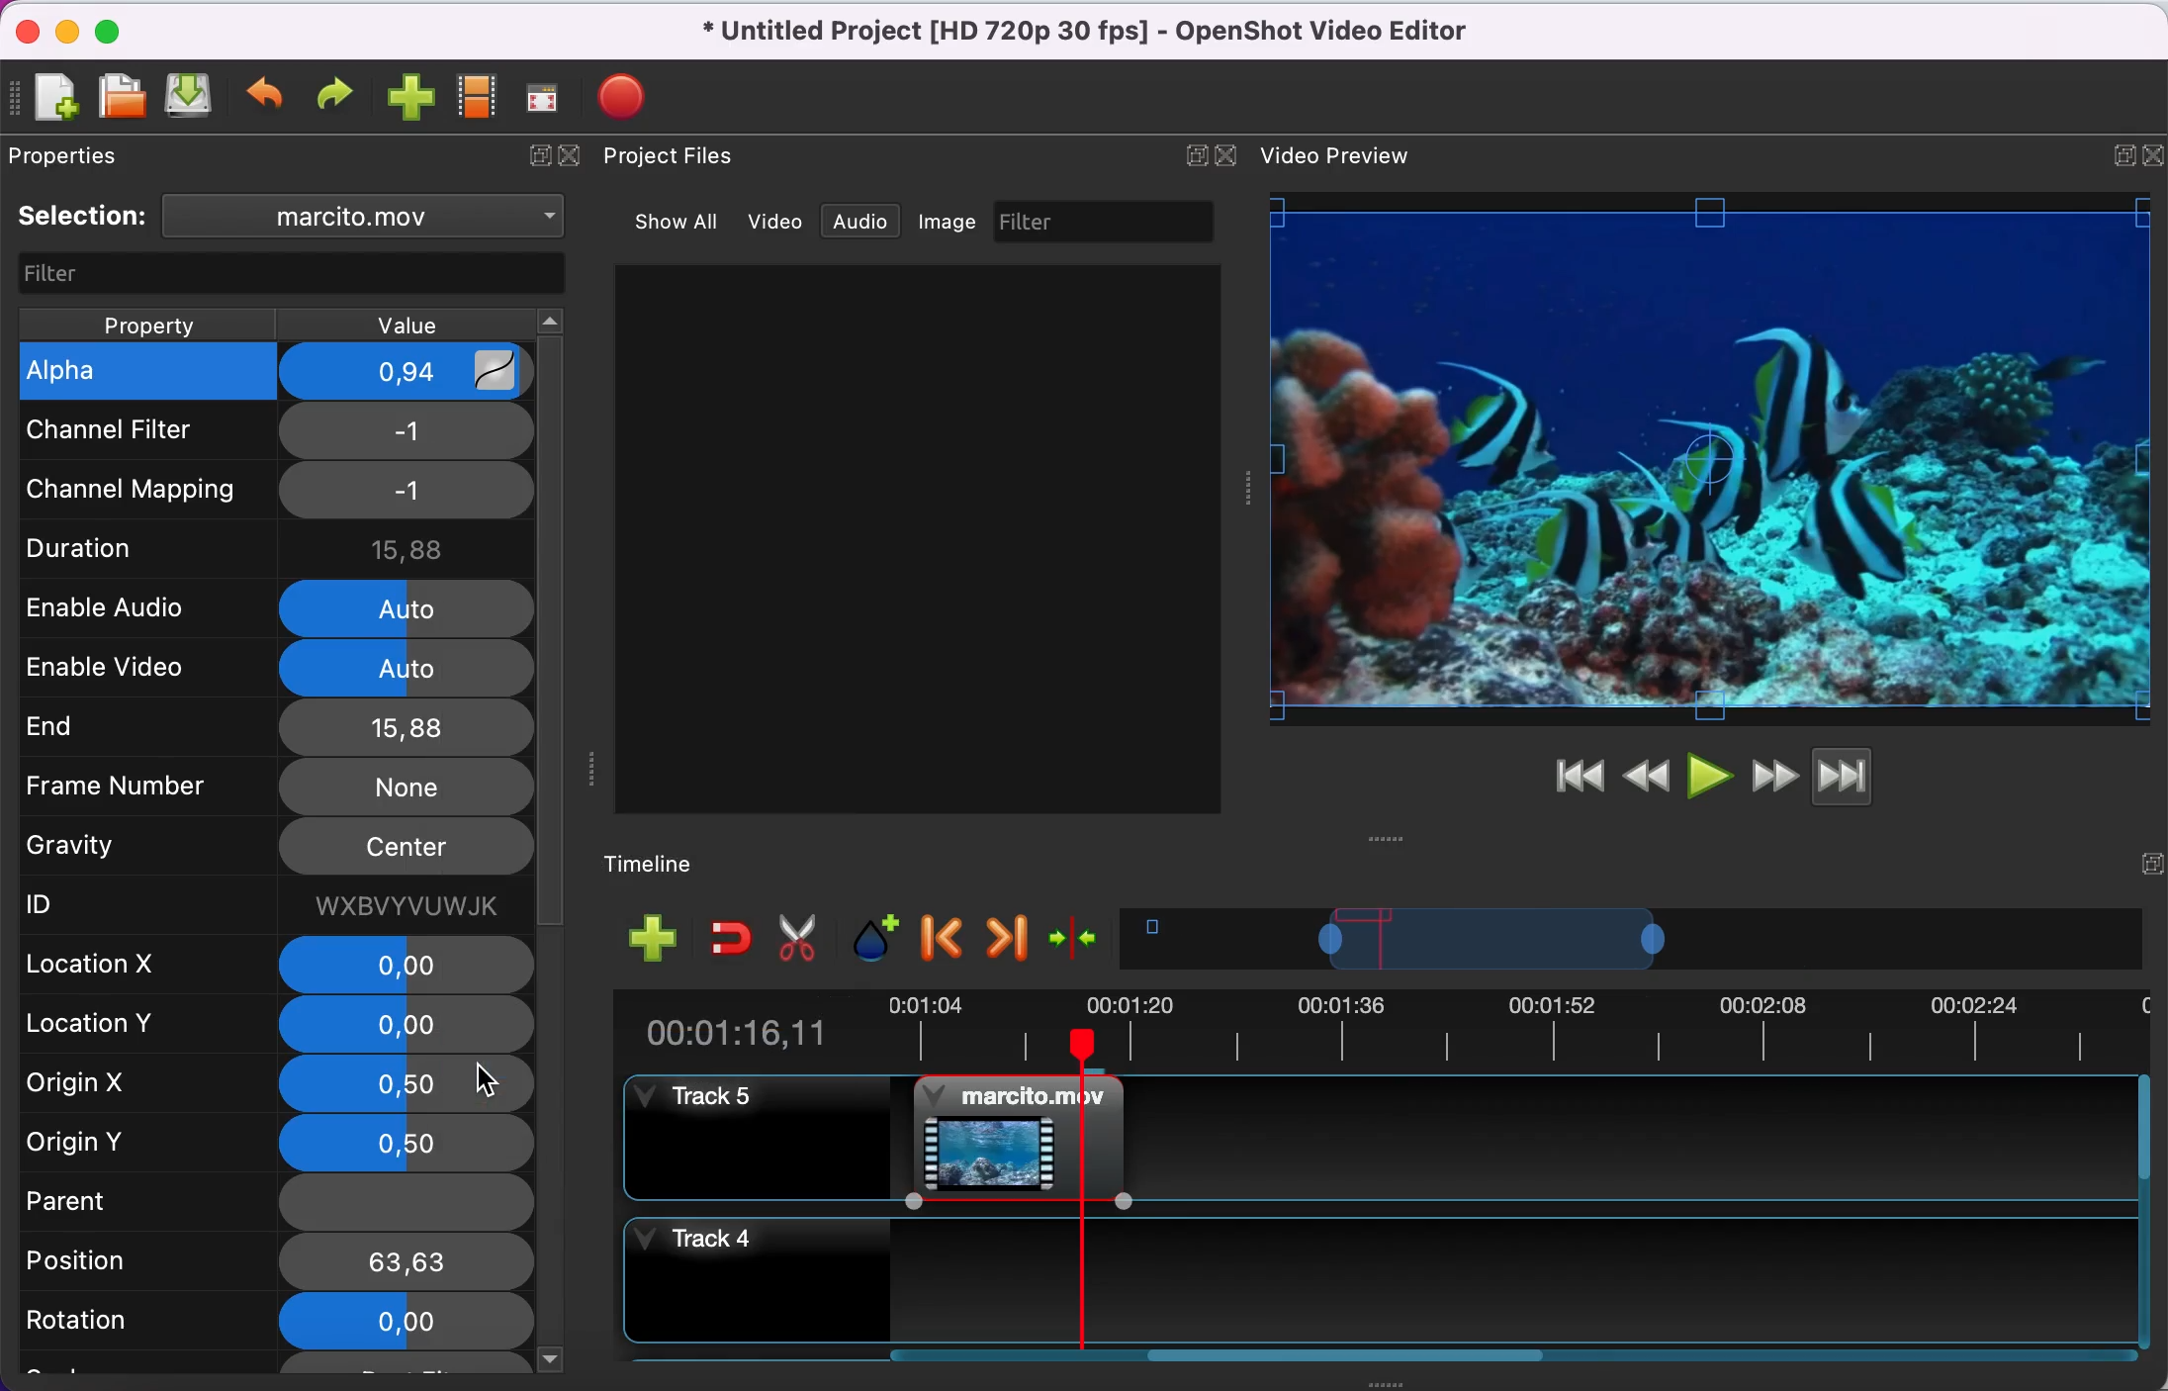 Image resolution: width=2168 pixels, height=1391 pixels. What do you see at coordinates (115, 609) in the screenshot?
I see `Enable Audio` at bounding box center [115, 609].